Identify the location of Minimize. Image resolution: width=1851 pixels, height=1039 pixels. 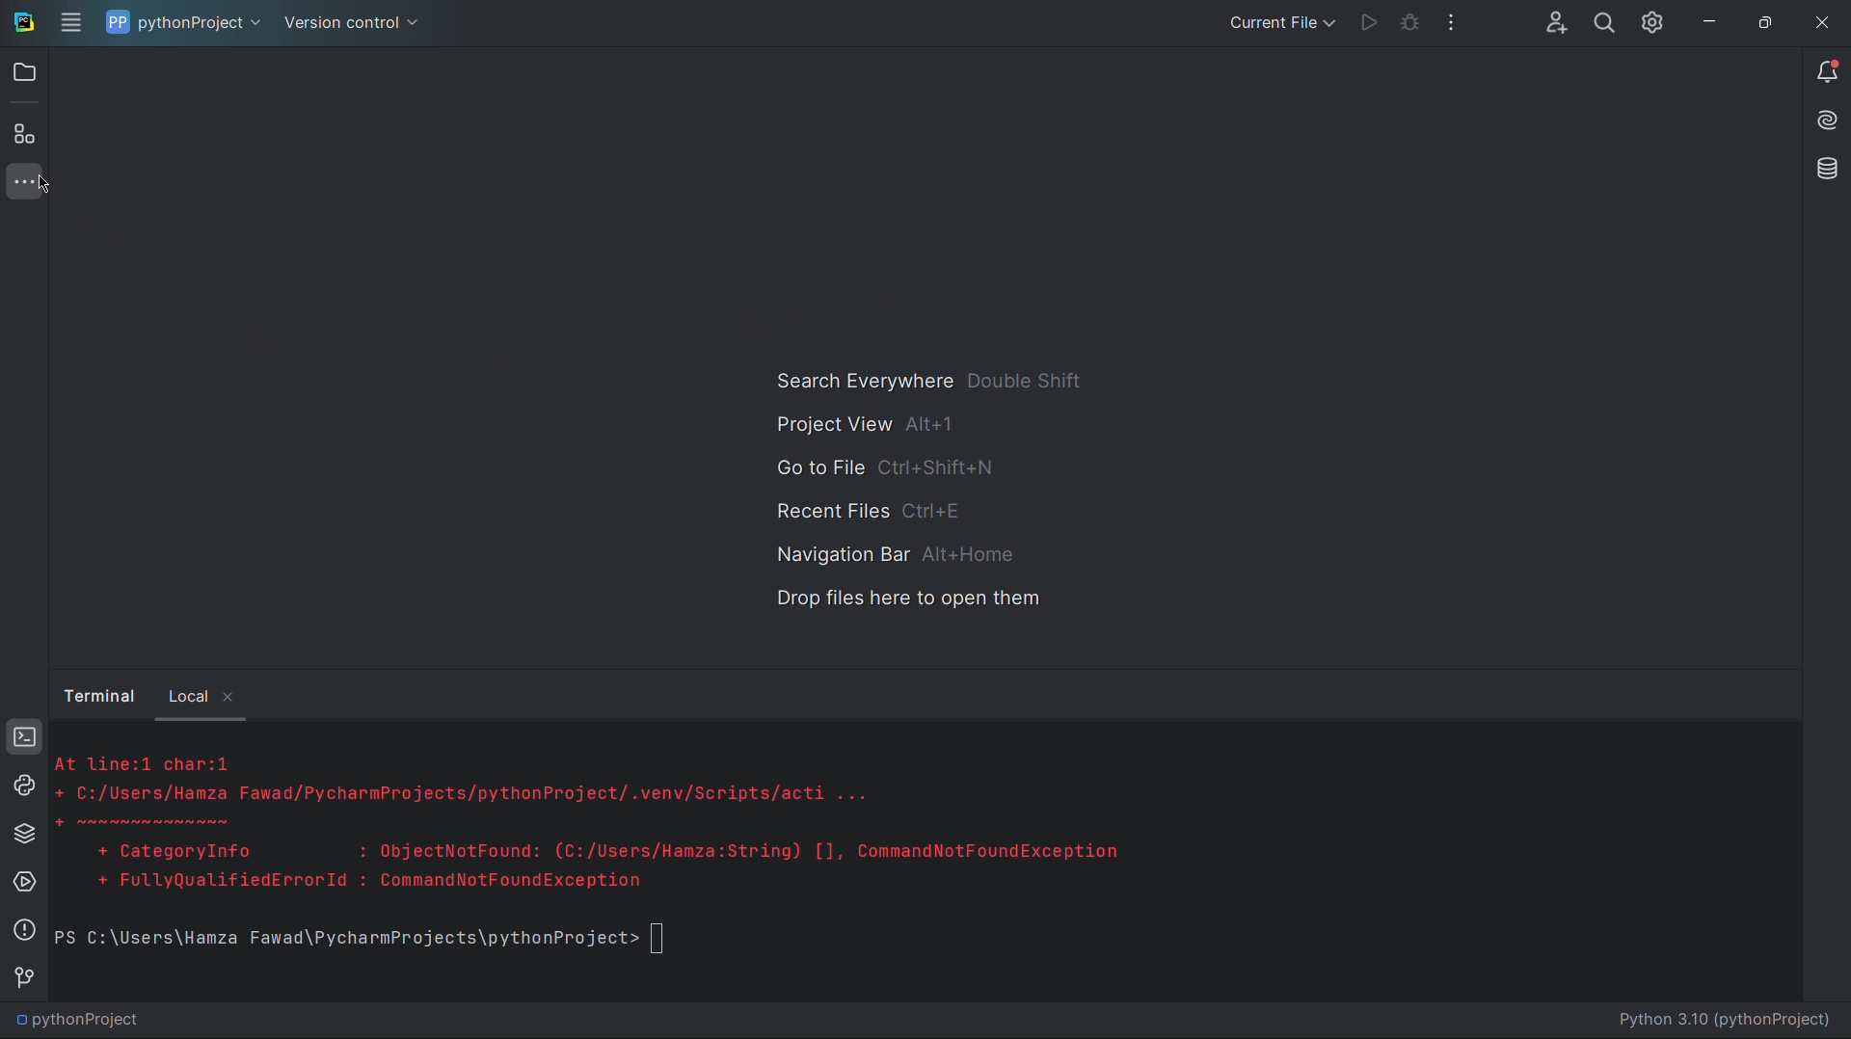
(1703, 20).